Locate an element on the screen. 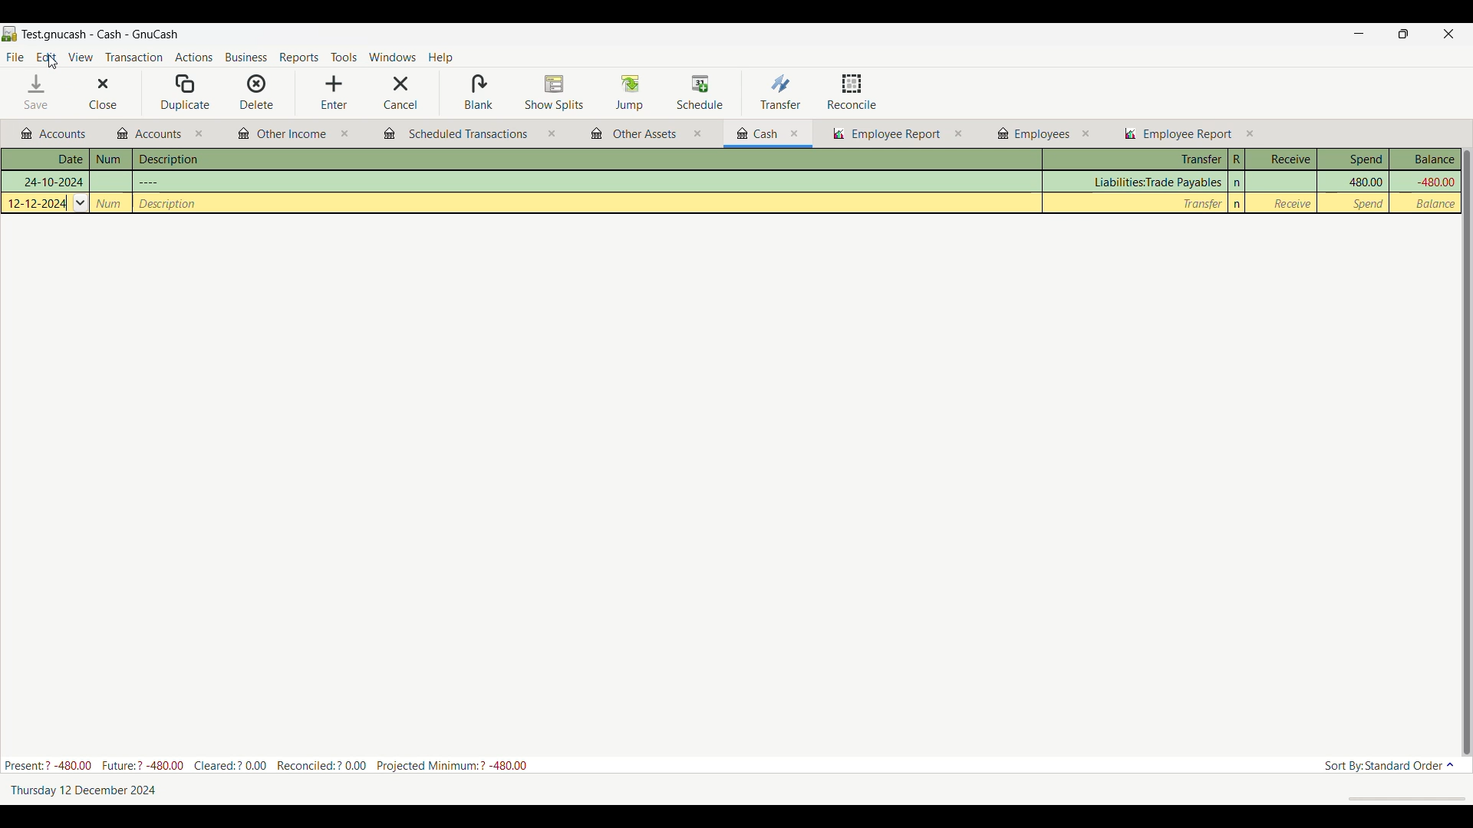 This screenshot has height=828, width=1473. Save is located at coordinates (37, 91).